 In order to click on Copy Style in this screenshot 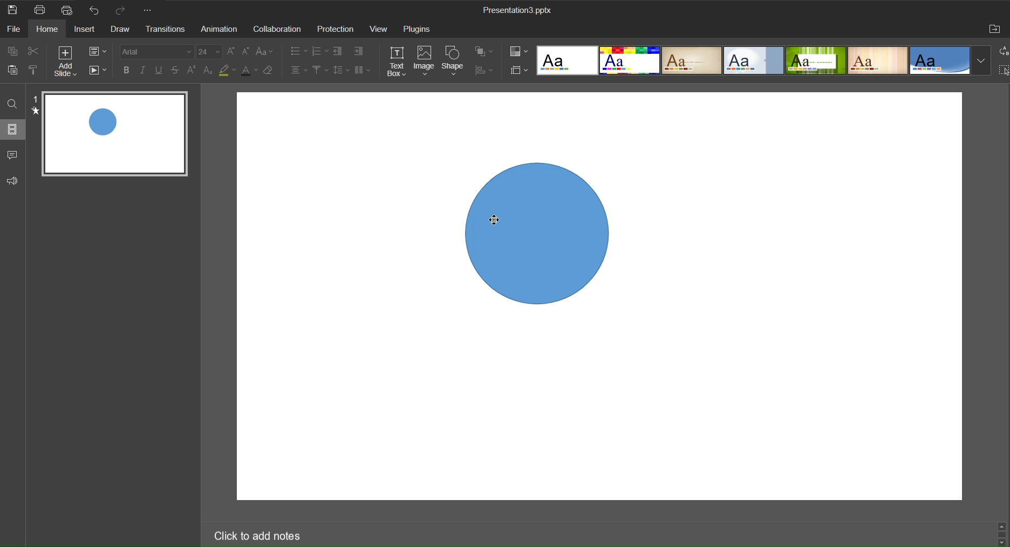, I will do `click(39, 71)`.